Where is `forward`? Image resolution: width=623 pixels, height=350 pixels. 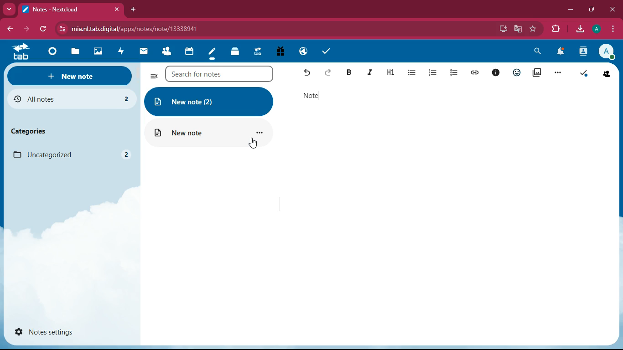 forward is located at coordinates (329, 74).